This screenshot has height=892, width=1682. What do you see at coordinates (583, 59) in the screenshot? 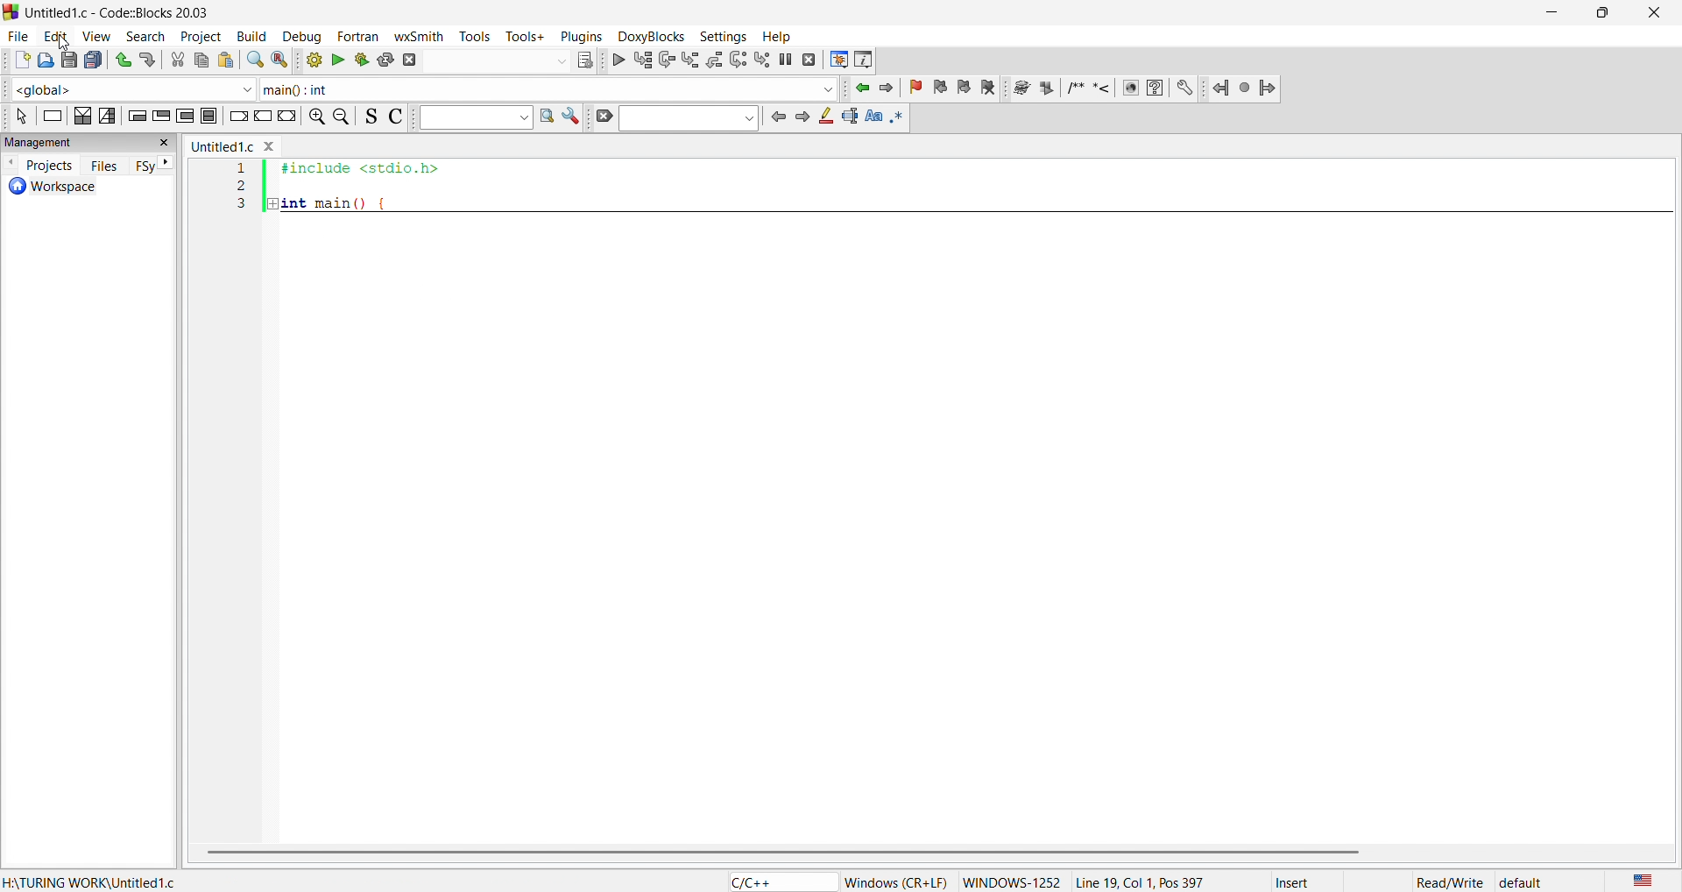
I see `show selected target dialog` at bounding box center [583, 59].